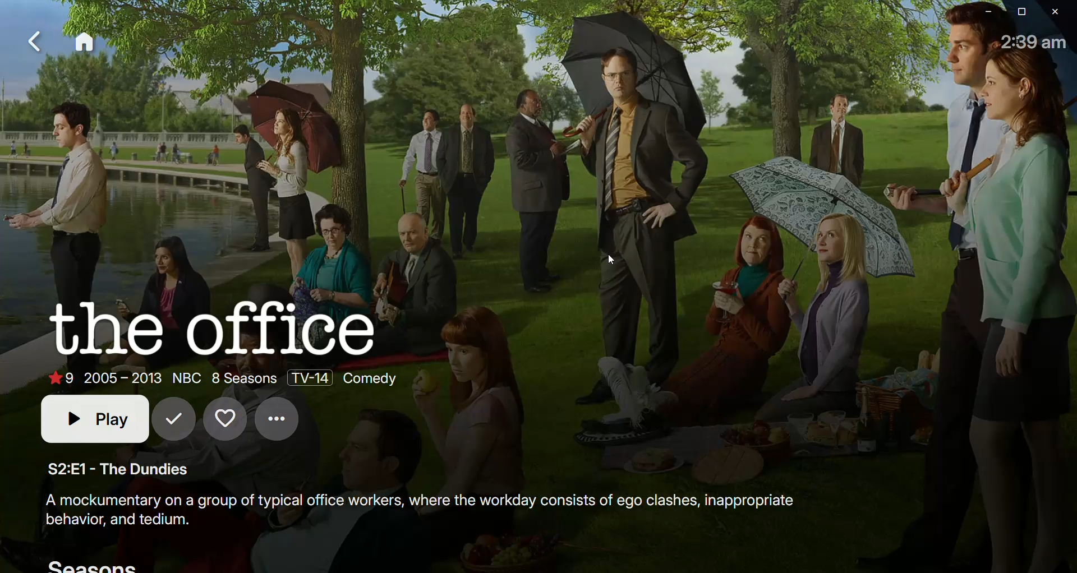 Image resolution: width=1077 pixels, height=573 pixels. What do you see at coordinates (91, 565) in the screenshot?
I see `Seasons` at bounding box center [91, 565].